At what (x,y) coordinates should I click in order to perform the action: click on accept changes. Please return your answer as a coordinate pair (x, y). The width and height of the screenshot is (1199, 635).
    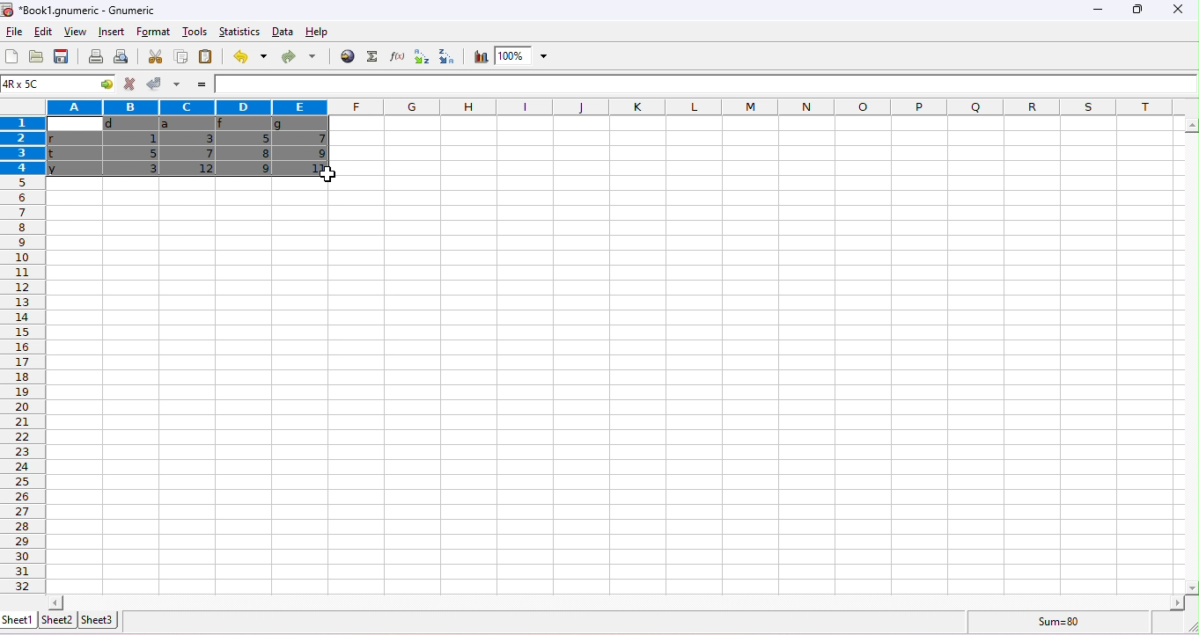
    Looking at the image, I should click on (155, 83).